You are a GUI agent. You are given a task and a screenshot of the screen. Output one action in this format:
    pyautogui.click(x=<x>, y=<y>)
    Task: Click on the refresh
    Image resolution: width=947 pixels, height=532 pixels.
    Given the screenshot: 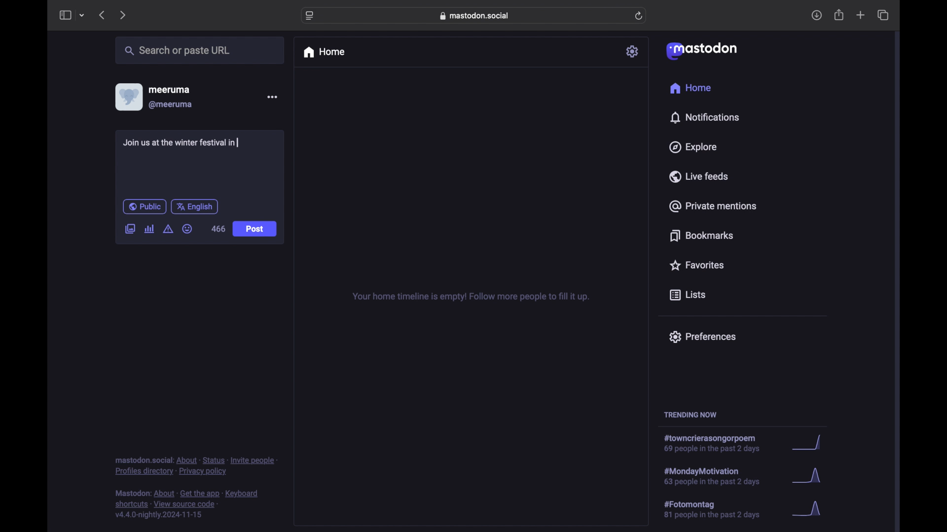 What is the action you would take?
    pyautogui.click(x=640, y=16)
    